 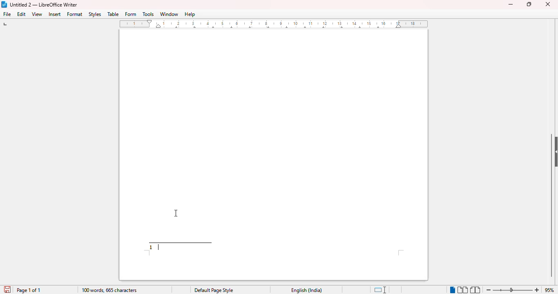 What do you see at coordinates (111, 290) in the screenshot?
I see `100 words, 665 characters` at bounding box center [111, 290].